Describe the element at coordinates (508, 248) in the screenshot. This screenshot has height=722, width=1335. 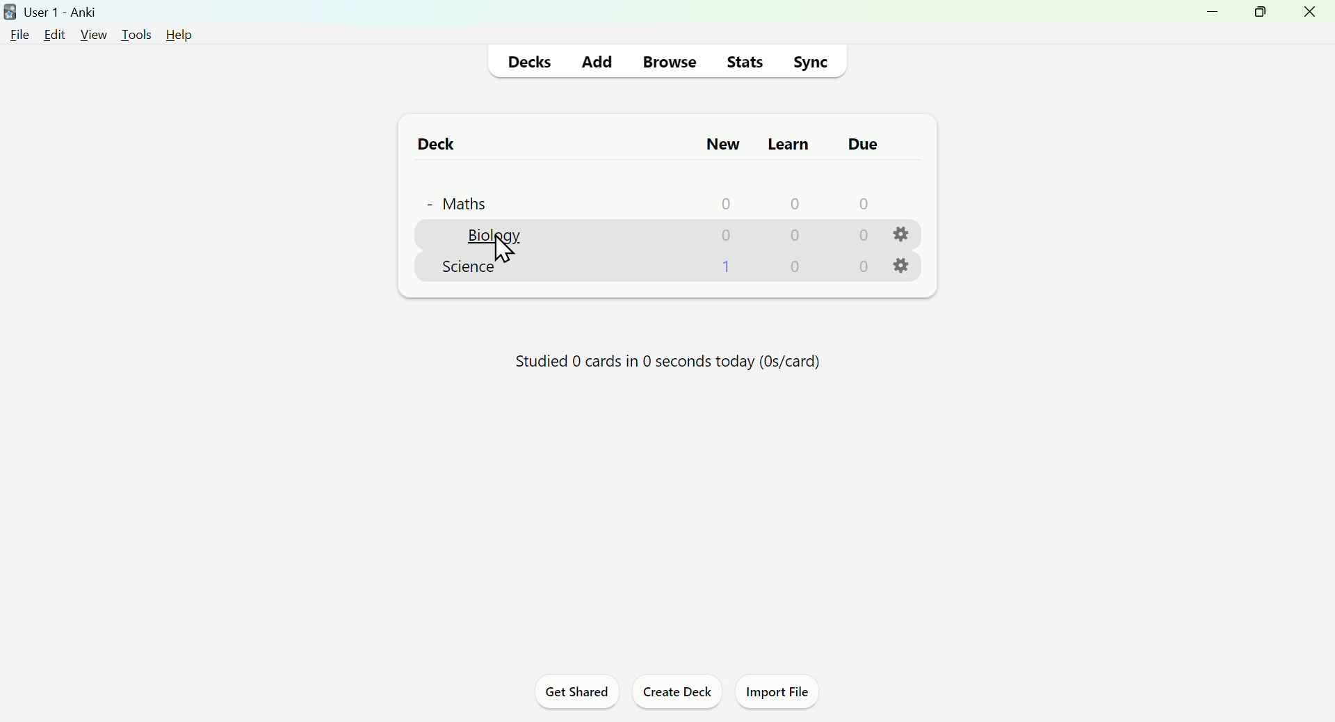
I see `Cursor` at that location.